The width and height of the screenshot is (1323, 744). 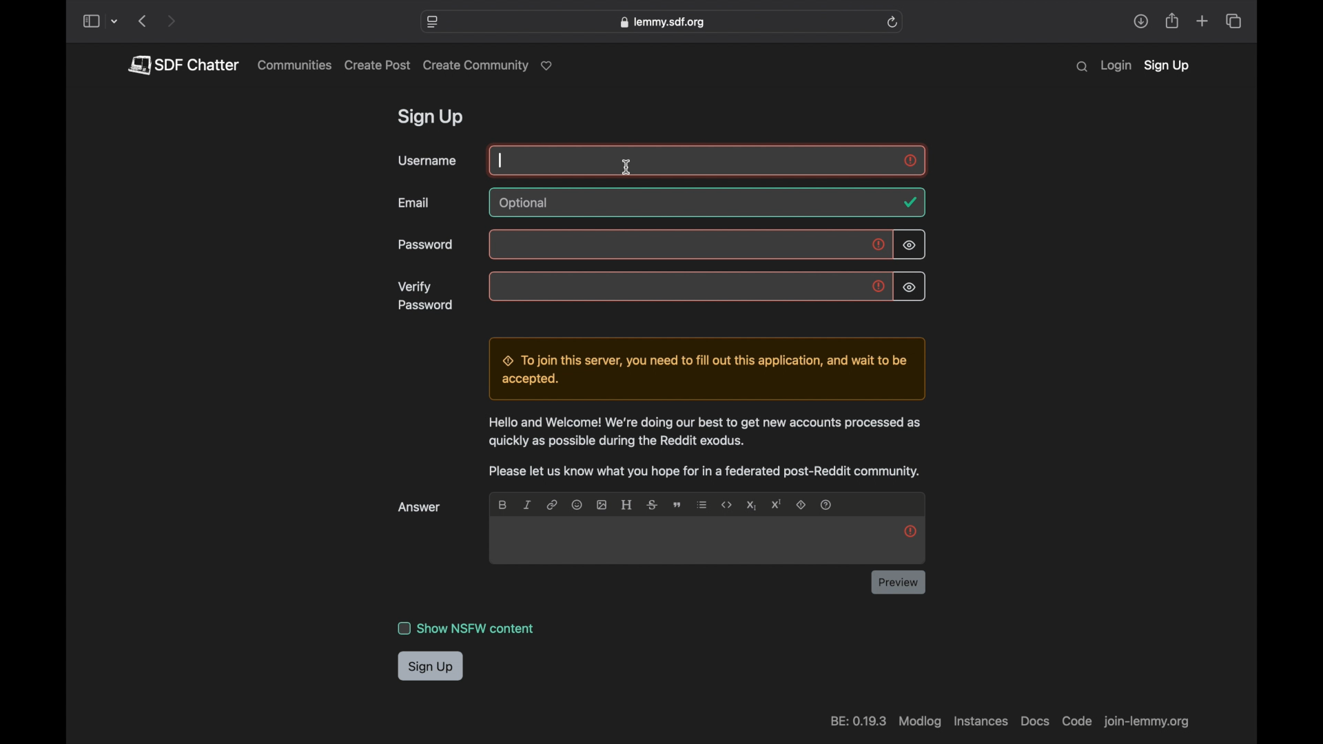 I want to click on tick mark, so click(x=910, y=203).